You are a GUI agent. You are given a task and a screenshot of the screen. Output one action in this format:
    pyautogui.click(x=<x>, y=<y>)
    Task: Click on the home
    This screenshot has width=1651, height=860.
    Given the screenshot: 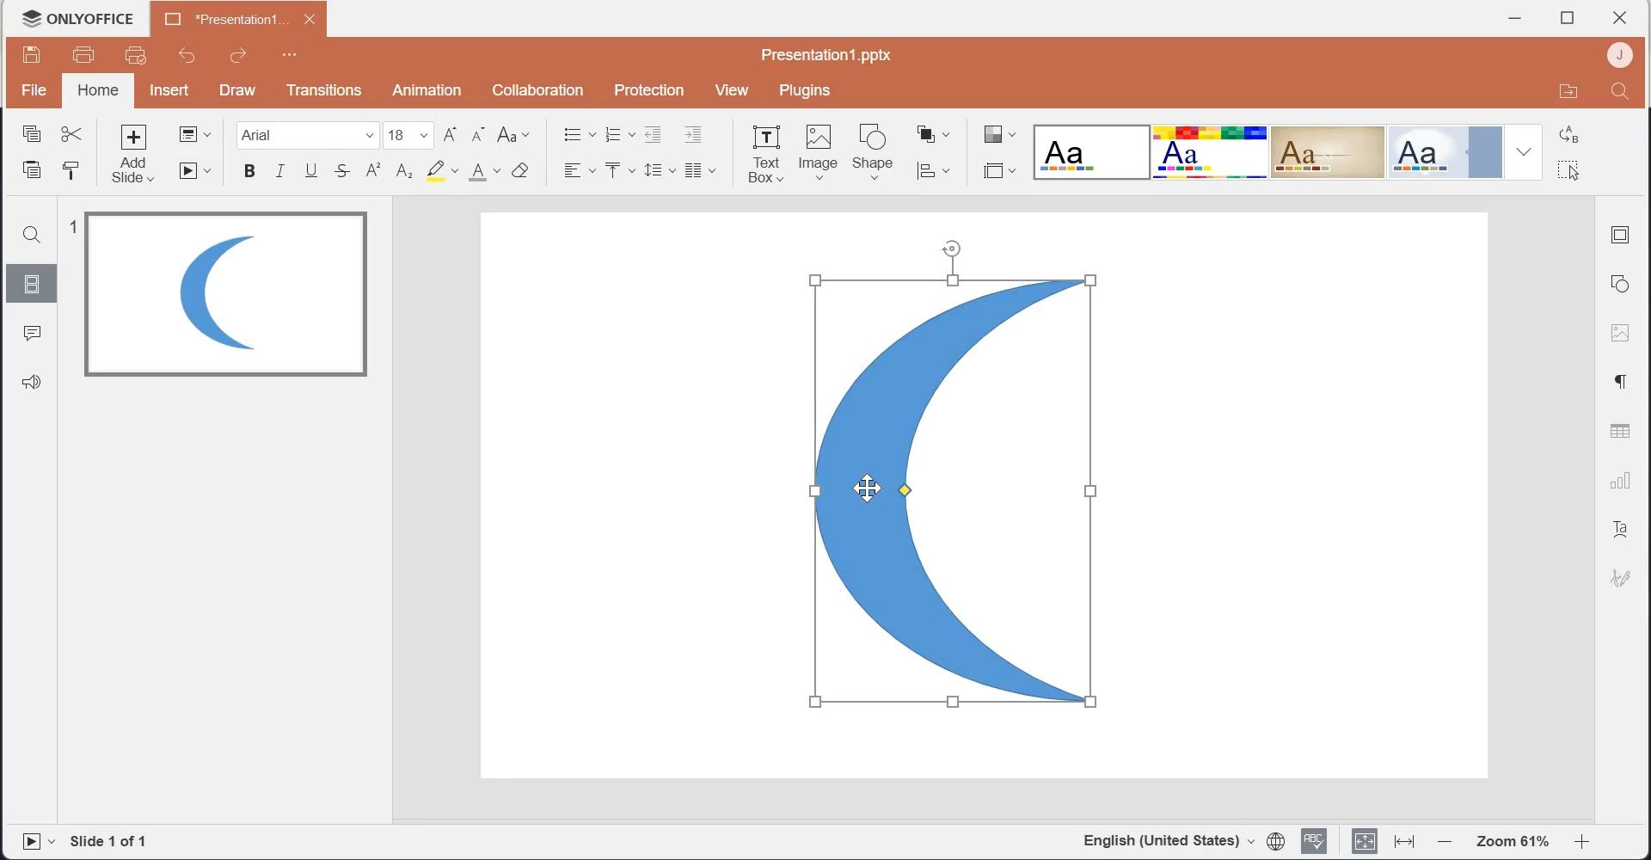 What is the action you would take?
    pyautogui.click(x=97, y=92)
    